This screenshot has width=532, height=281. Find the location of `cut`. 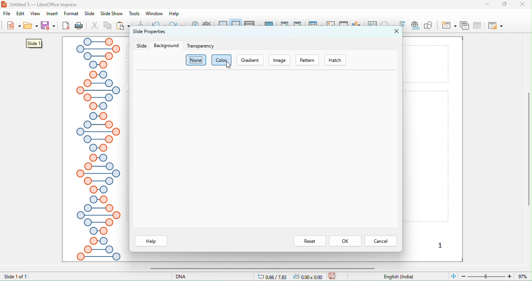

cut is located at coordinates (95, 26).